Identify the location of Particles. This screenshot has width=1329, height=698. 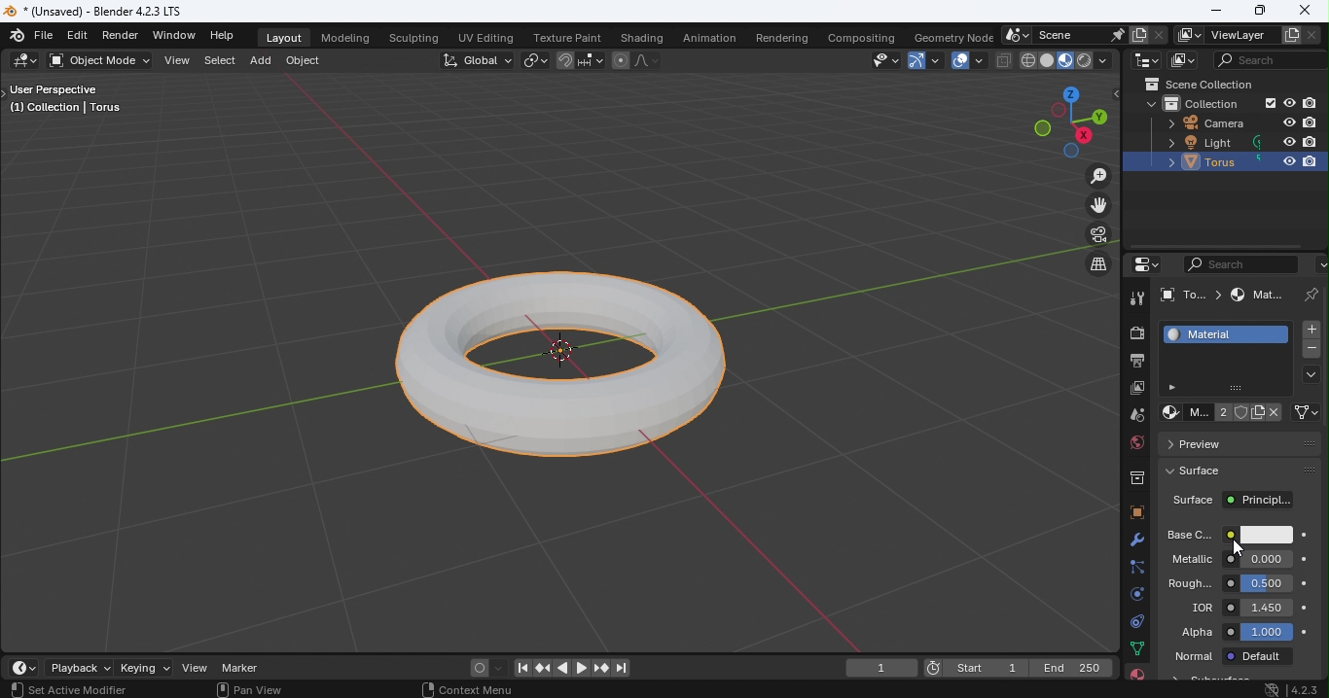
(1139, 568).